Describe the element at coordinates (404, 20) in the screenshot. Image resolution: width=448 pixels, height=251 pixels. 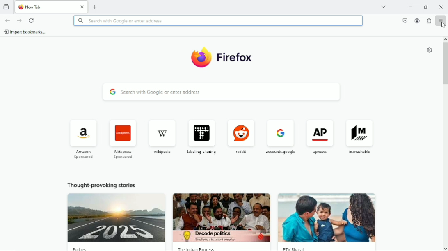
I see `save to pocket` at that location.